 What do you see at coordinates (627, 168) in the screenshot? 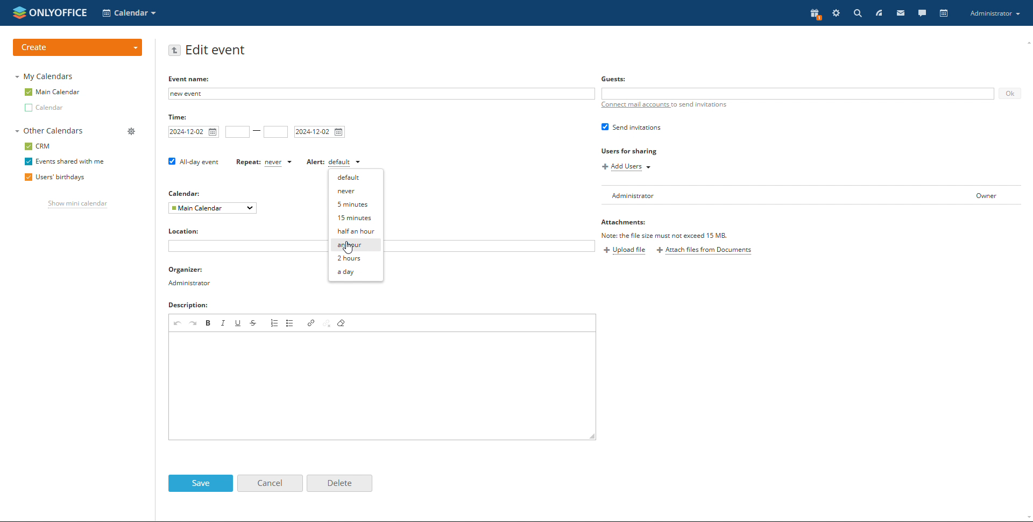
I see `add users` at bounding box center [627, 168].